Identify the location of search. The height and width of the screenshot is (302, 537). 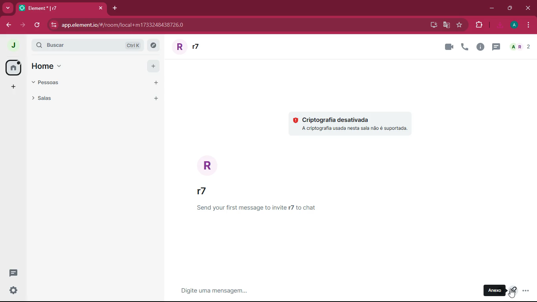
(95, 45).